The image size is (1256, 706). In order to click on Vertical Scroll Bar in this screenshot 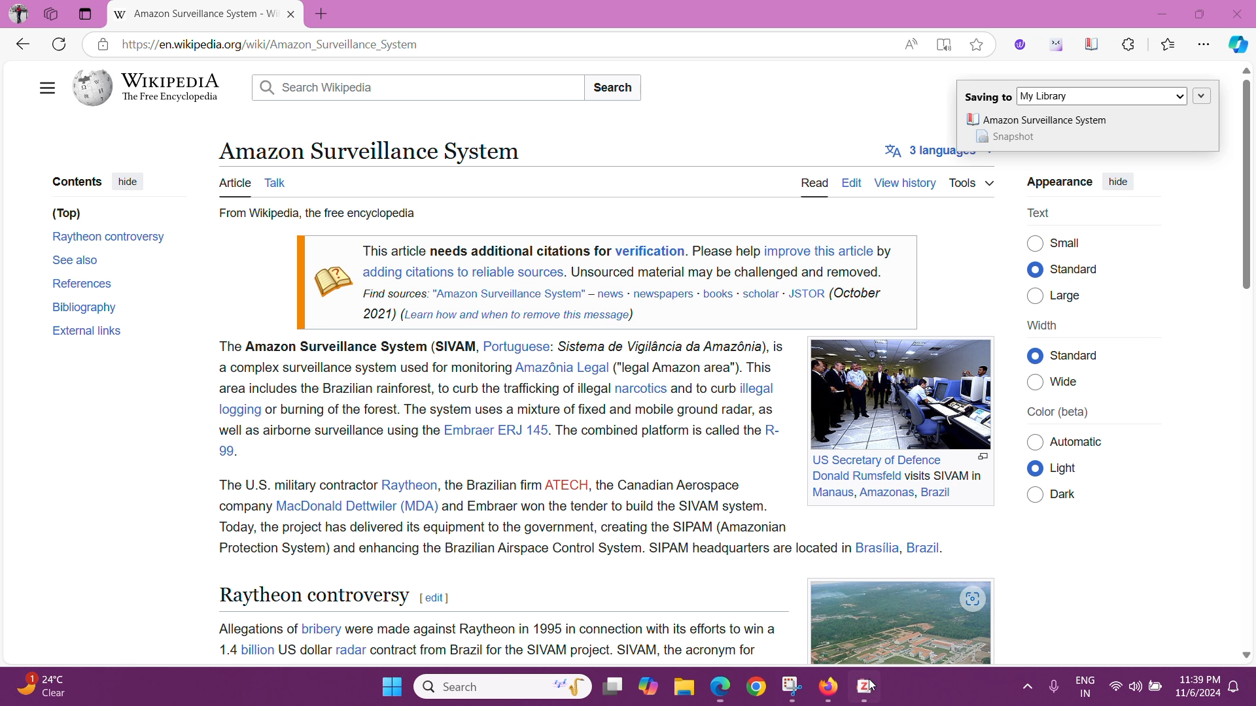, I will do `click(1245, 363)`.